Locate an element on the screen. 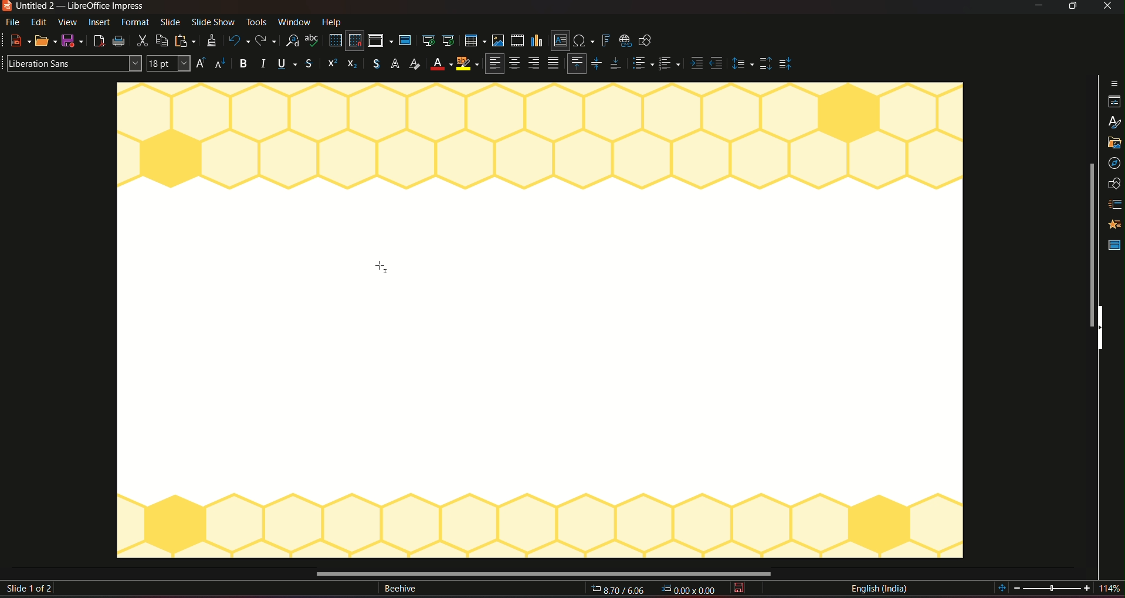 The height and width of the screenshot is (598, 1125). Align side 2 is located at coordinates (717, 64).